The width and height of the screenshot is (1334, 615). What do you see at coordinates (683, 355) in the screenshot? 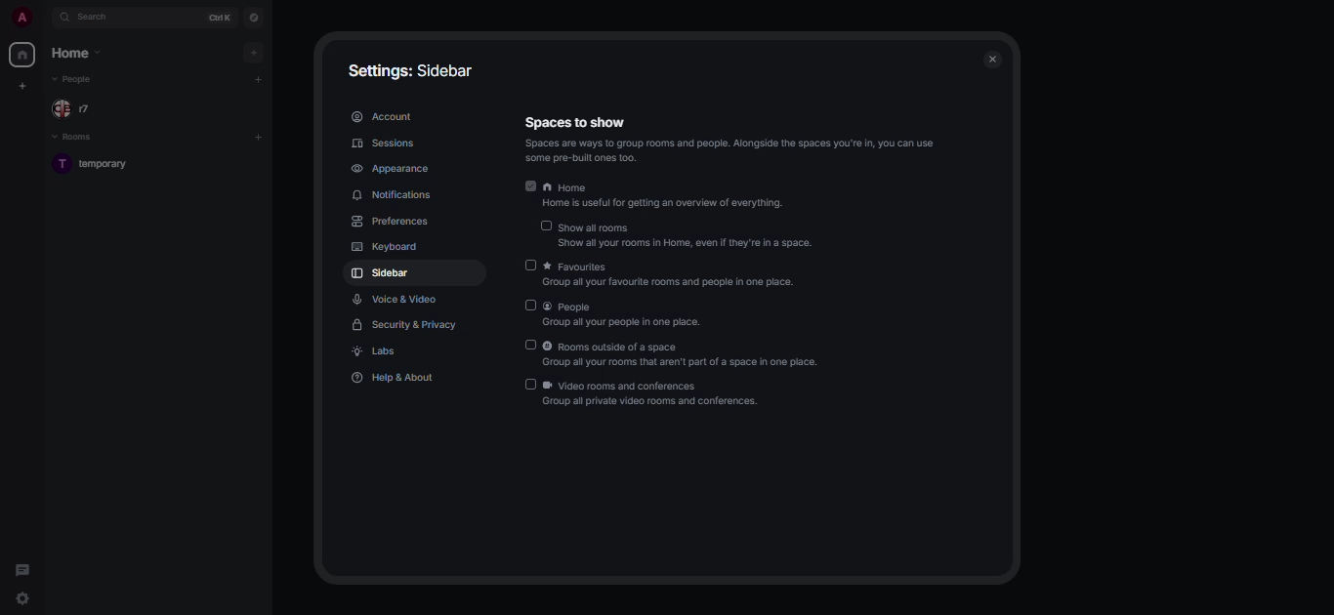
I see `rooms outside of a space` at bounding box center [683, 355].